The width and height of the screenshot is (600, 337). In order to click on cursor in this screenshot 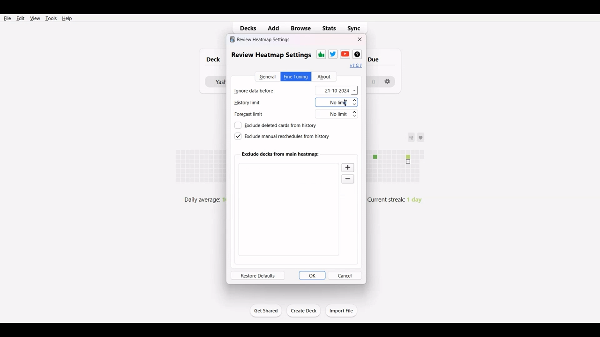, I will do `click(347, 103)`.